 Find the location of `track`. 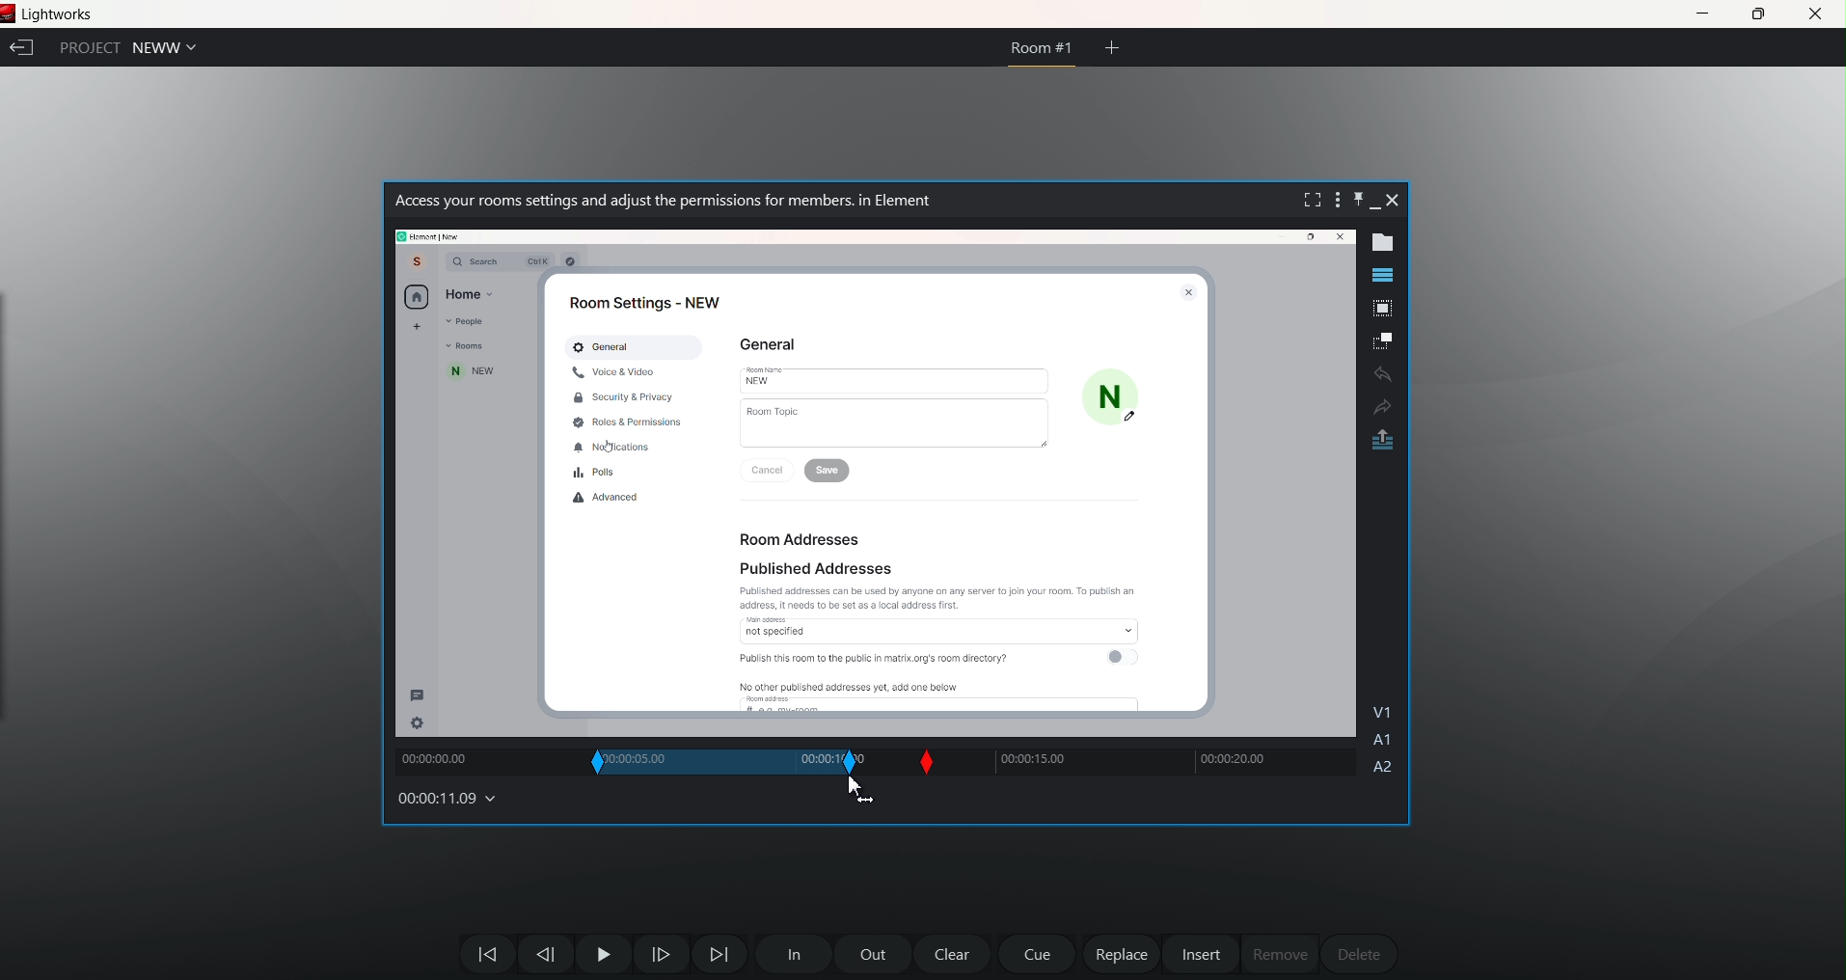

track is located at coordinates (483, 761).